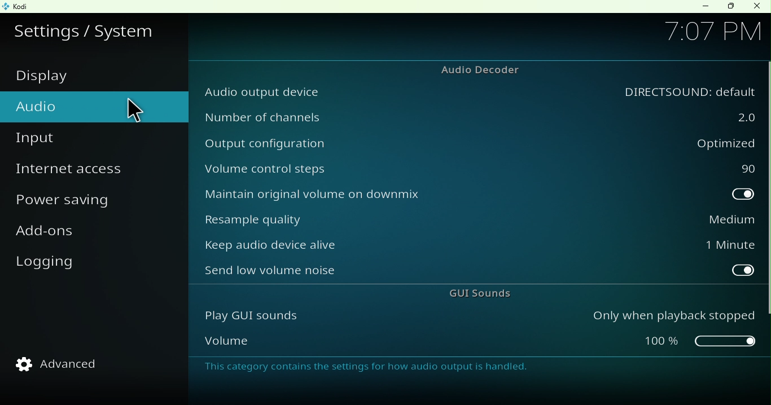  I want to click on 1 Minute, so click(691, 246).